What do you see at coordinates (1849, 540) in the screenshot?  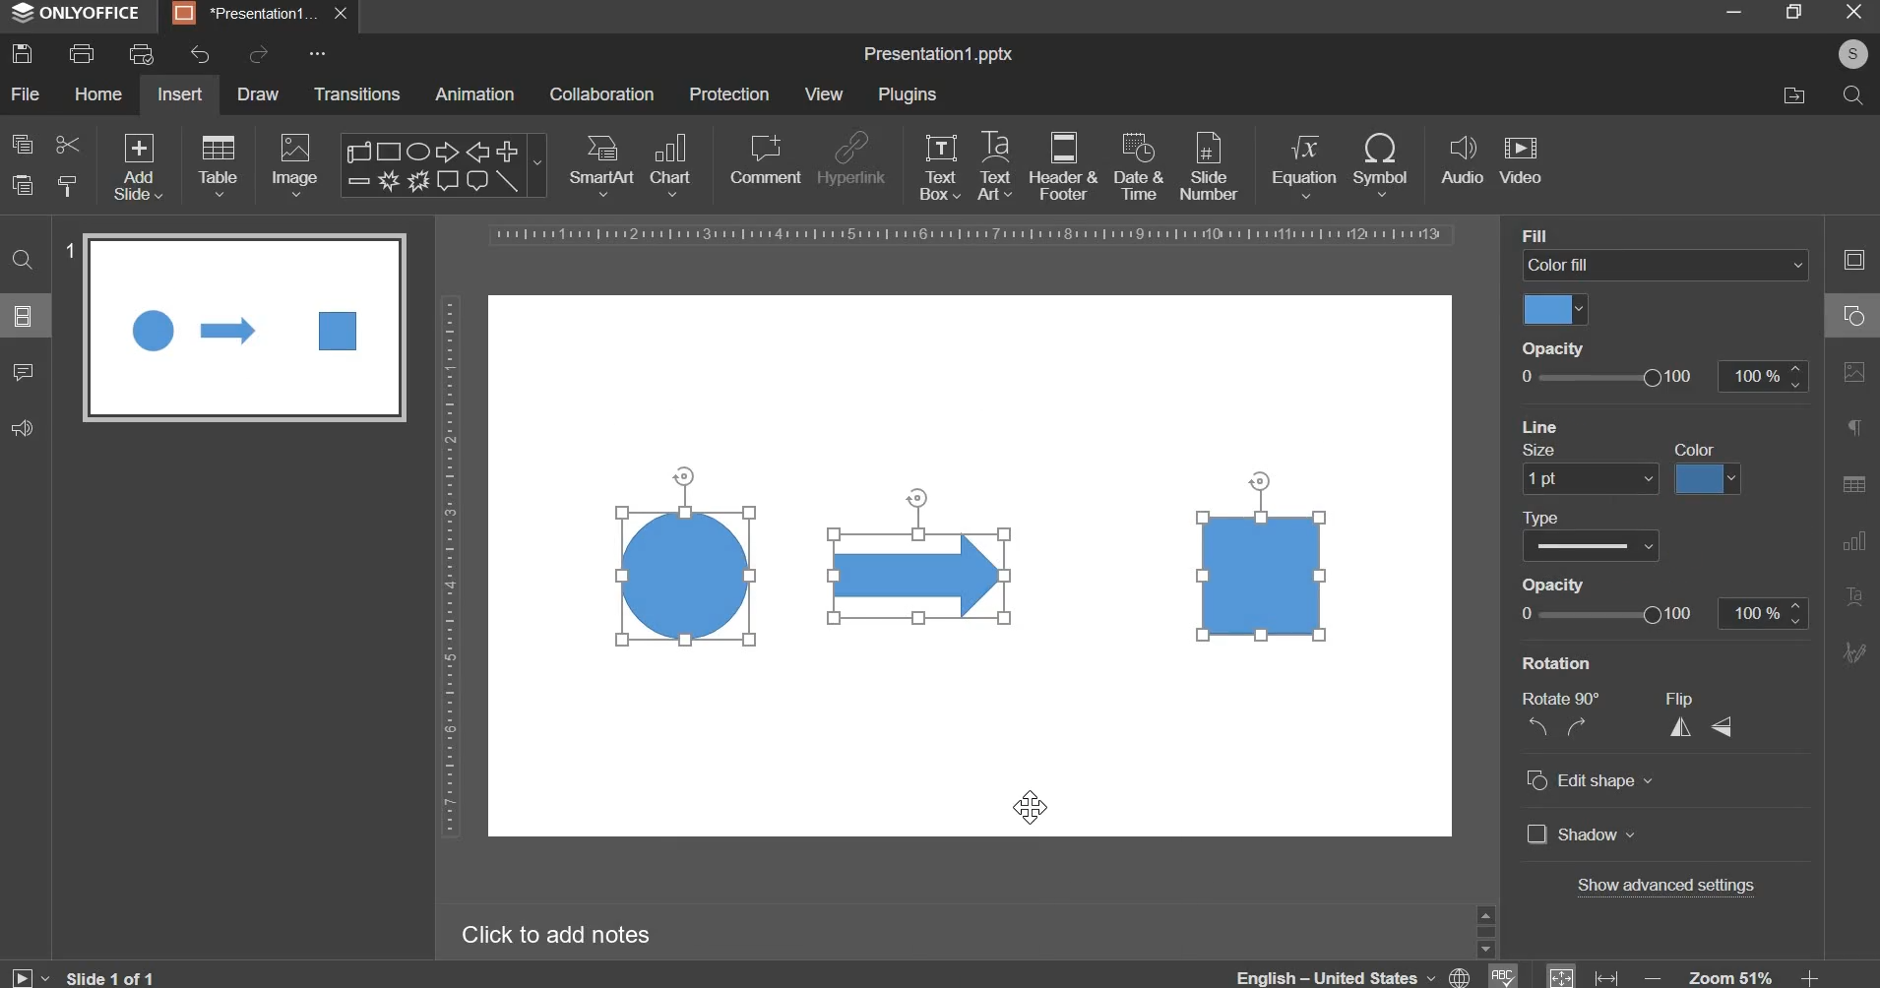 I see `chart settings` at bounding box center [1849, 540].